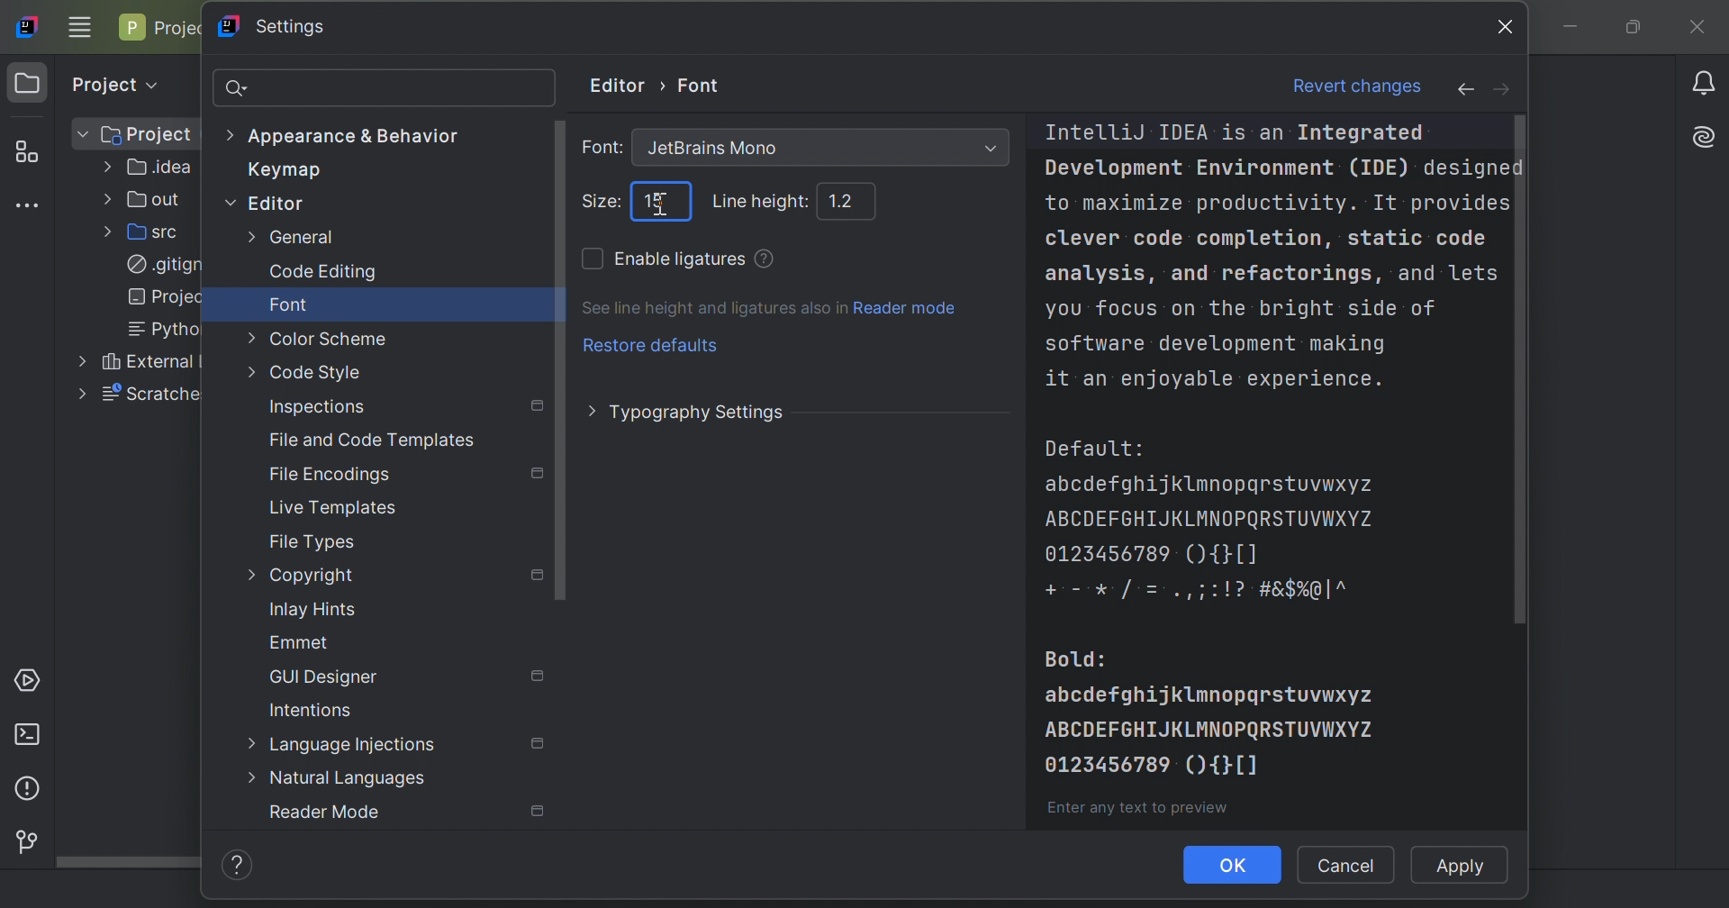 The height and width of the screenshot is (908, 1729). I want to click on Emmet, so click(300, 642).